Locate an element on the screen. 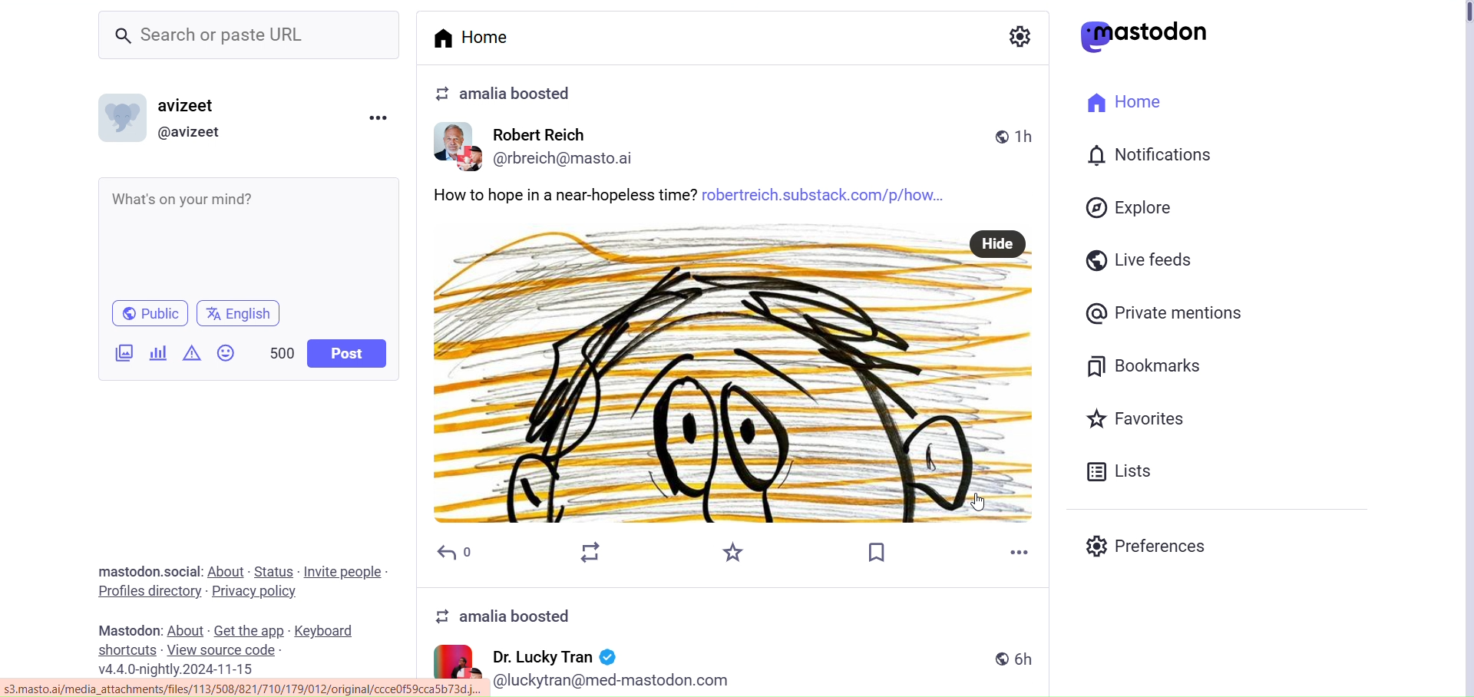 The width and height of the screenshot is (1474, 697). More is located at coordinates (1023, 550).